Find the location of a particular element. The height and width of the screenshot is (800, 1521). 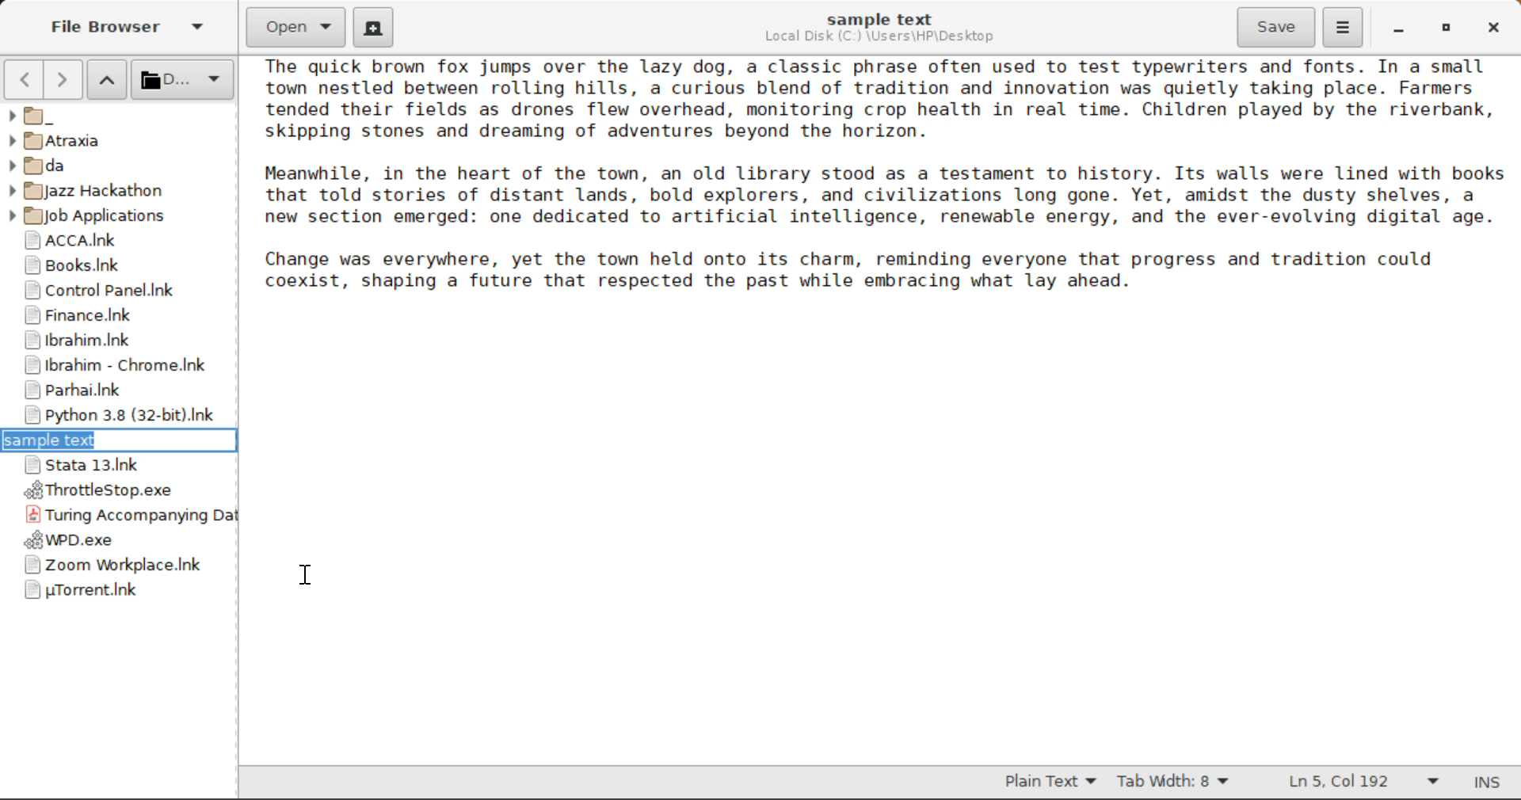

Stata 13 Application Shortcut is located at coordinates (118, 467).